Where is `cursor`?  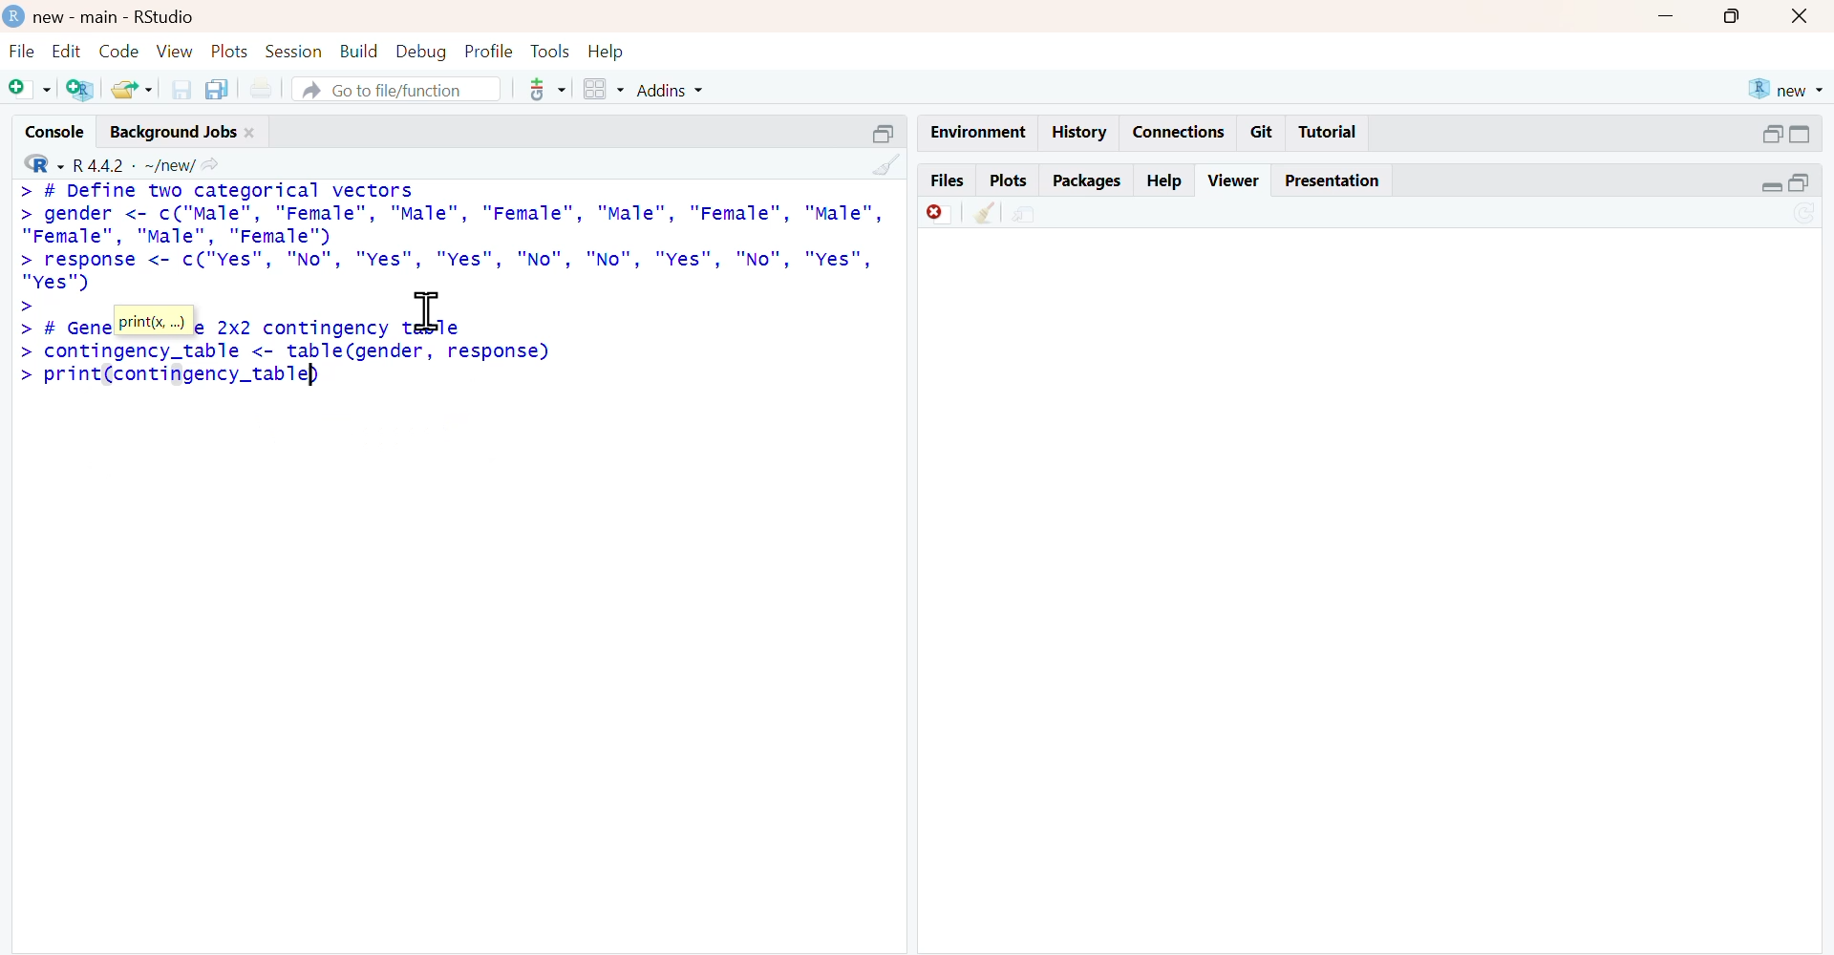
cursor is located at coordinates (427, 311).